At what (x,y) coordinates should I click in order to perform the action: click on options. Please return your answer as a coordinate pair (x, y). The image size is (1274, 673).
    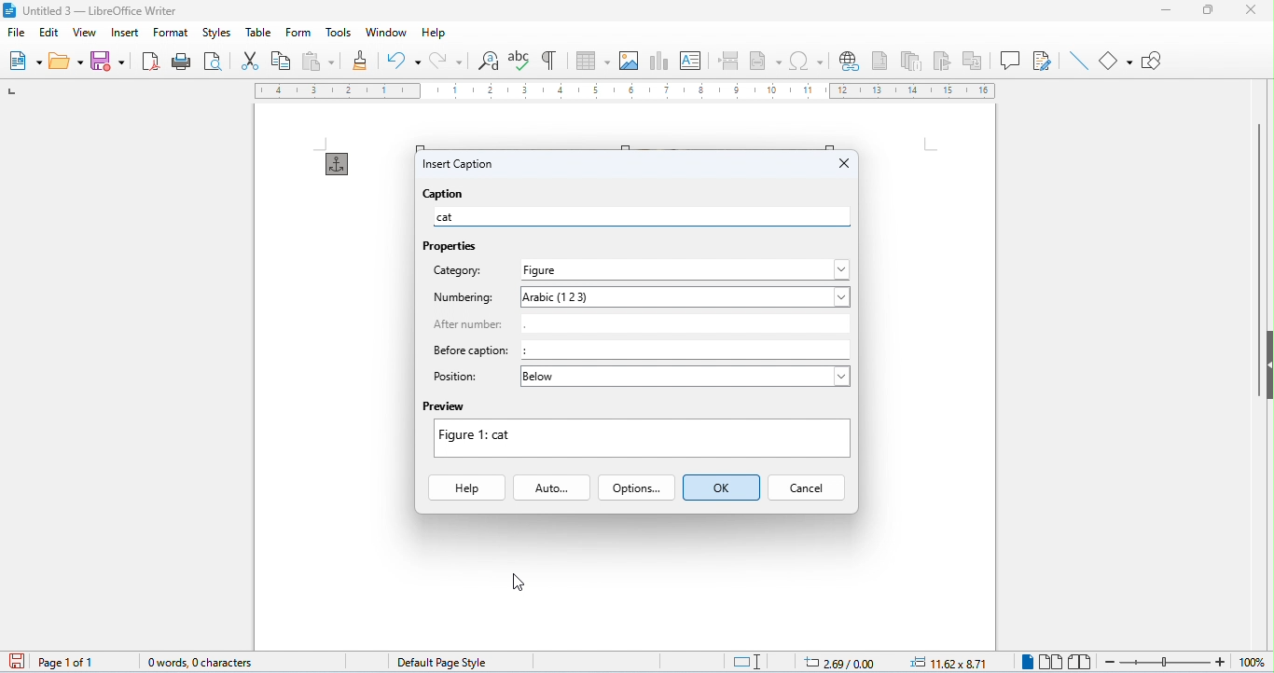
    Looking at the image, I should click on (638, 487).